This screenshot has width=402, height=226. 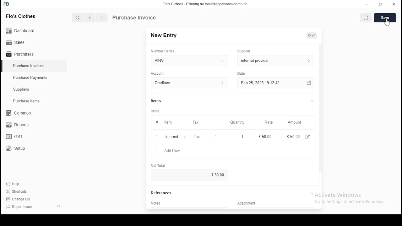 I want to click on feb 25, 2025 19:12:42, so click(x=275, y=83).